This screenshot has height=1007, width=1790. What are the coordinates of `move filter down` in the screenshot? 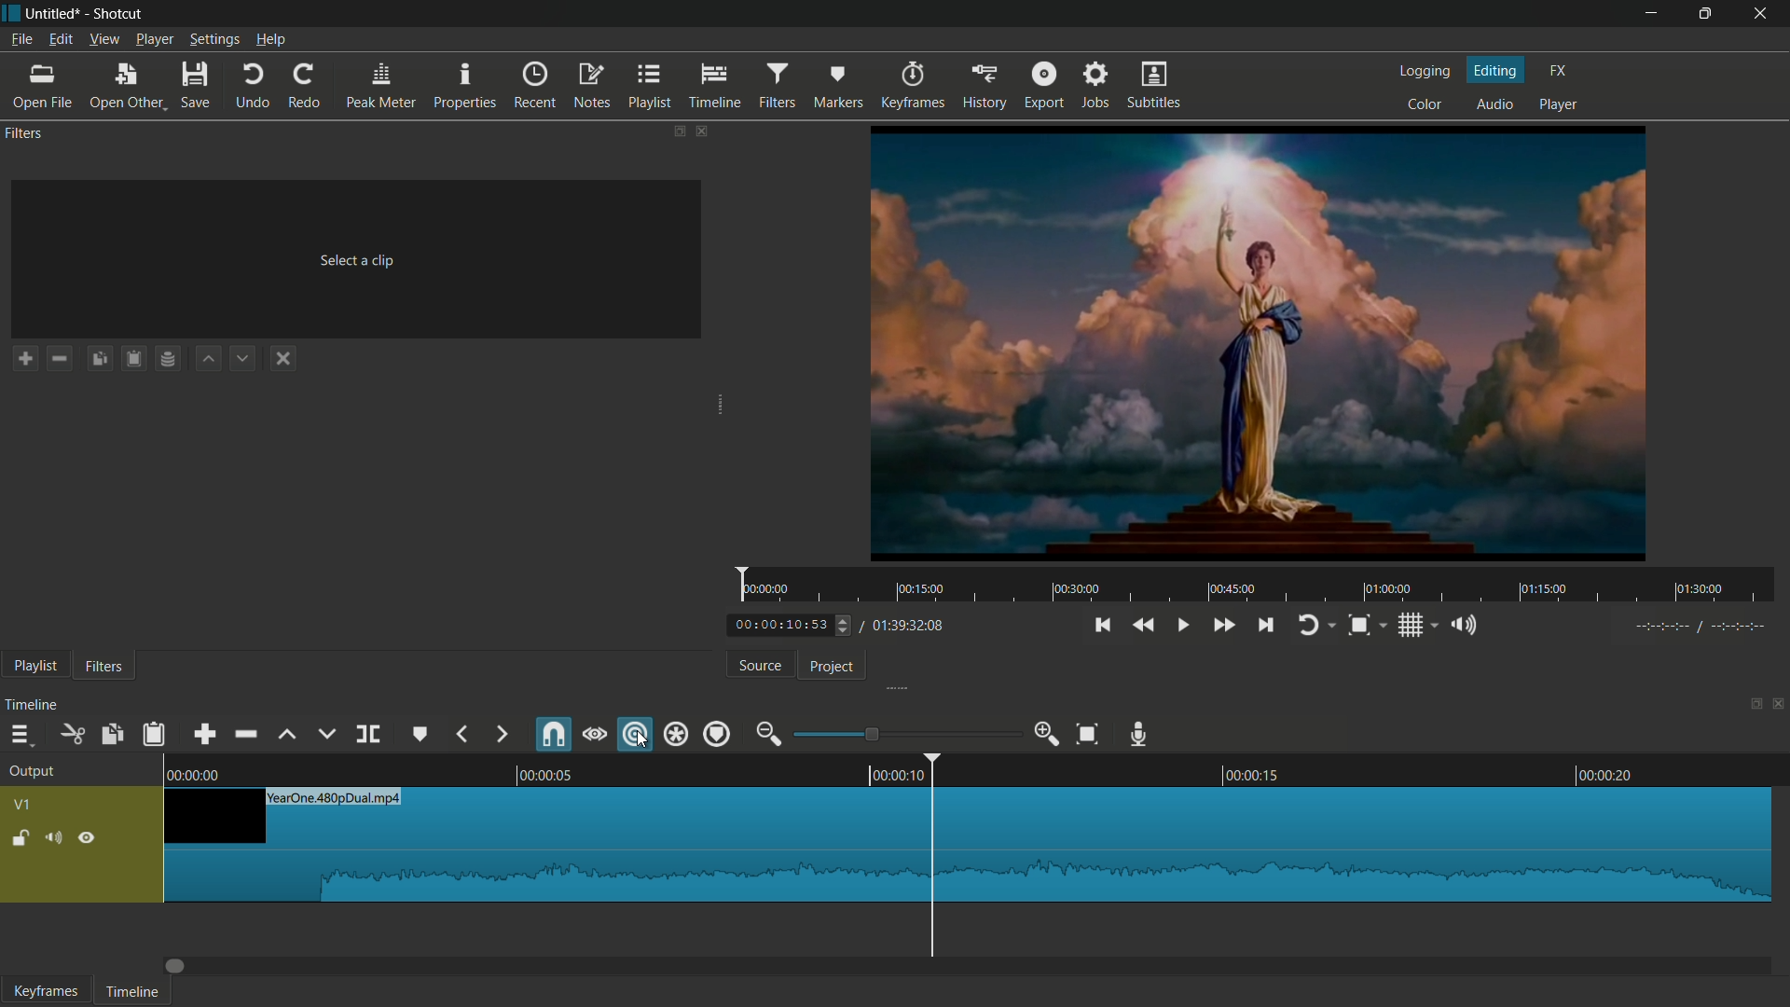 It's located at (244, 356).